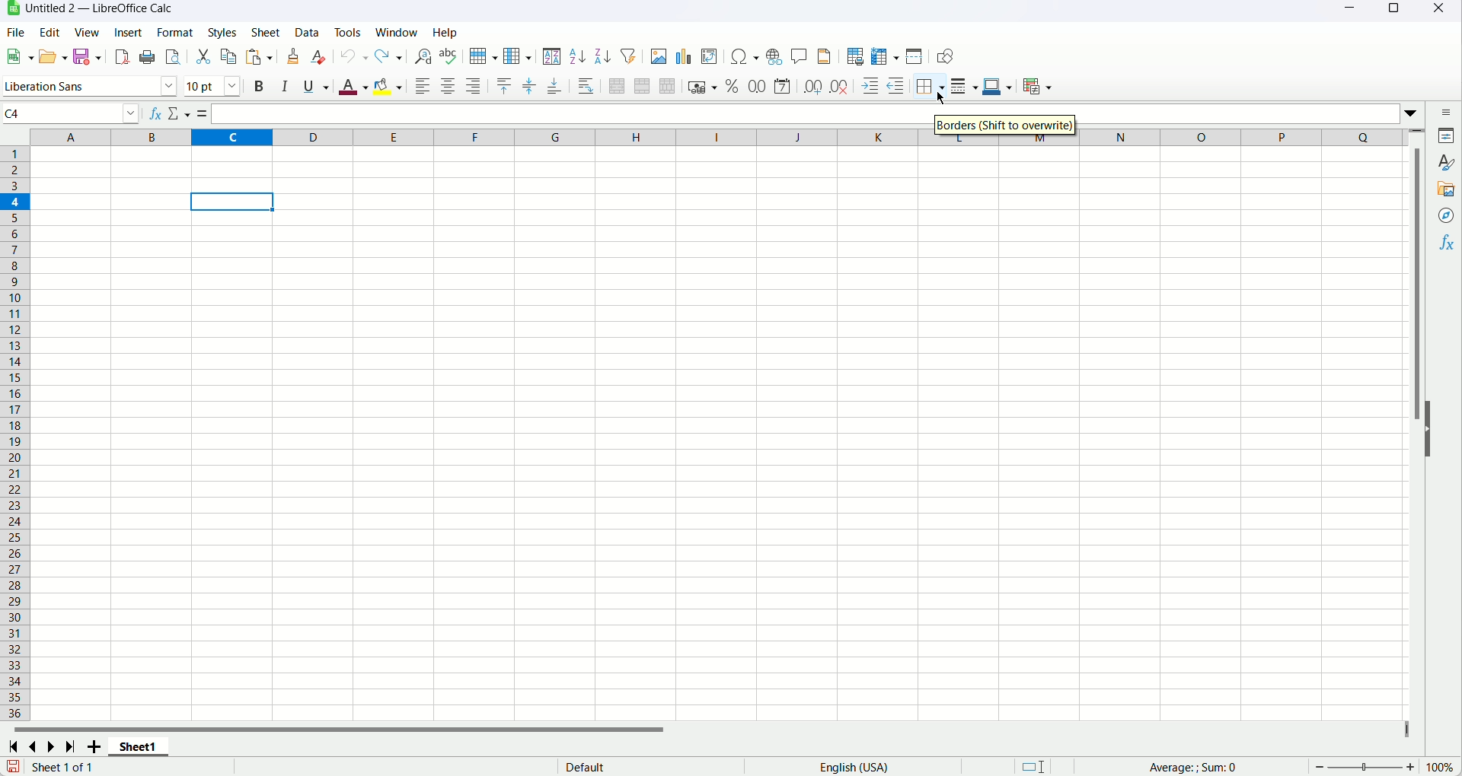 The width and height of the screenshot is (1462, 776). What do you see at coordinates (62, 767) in the screenshot?
I see `Text` at bounding box center [62, 767].